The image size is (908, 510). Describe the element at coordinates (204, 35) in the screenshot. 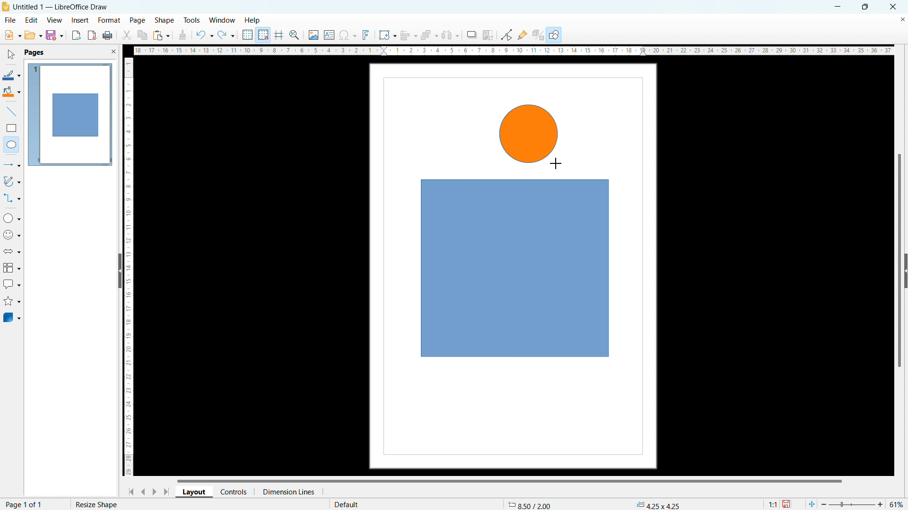

I see `undo` at that location.